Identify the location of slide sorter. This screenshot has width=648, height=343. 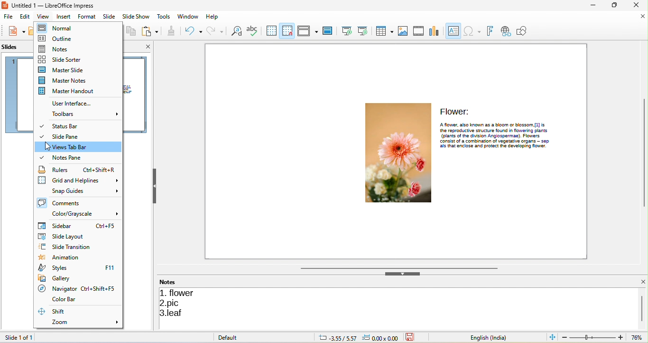
(63, 59).